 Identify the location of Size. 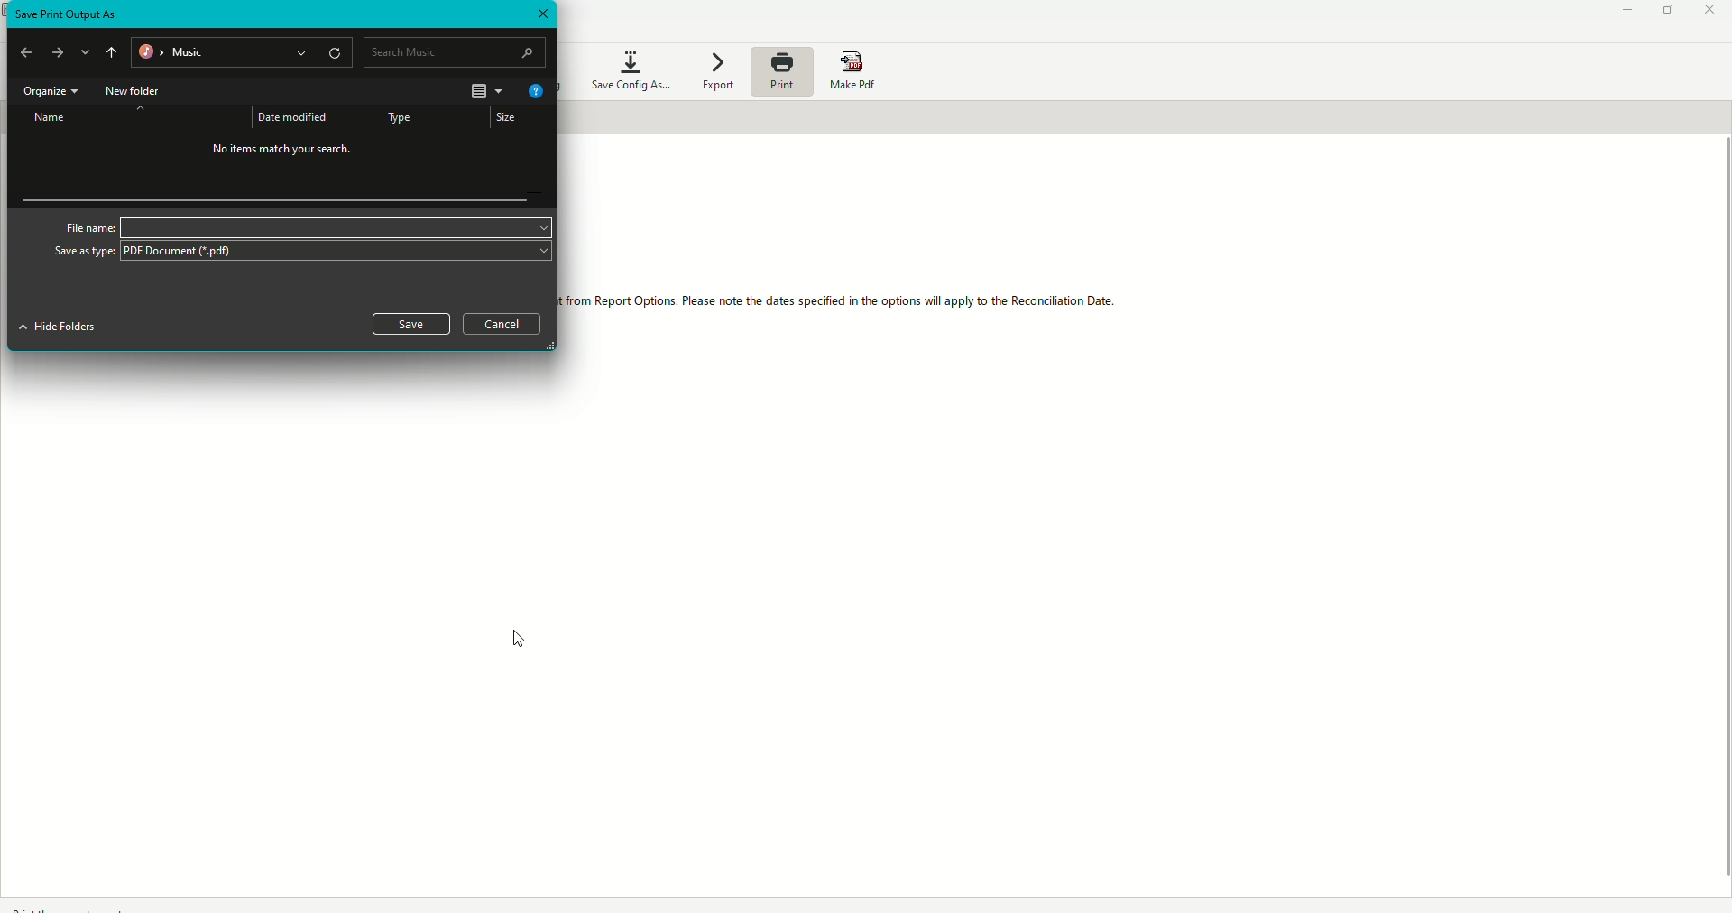
(508, 119).